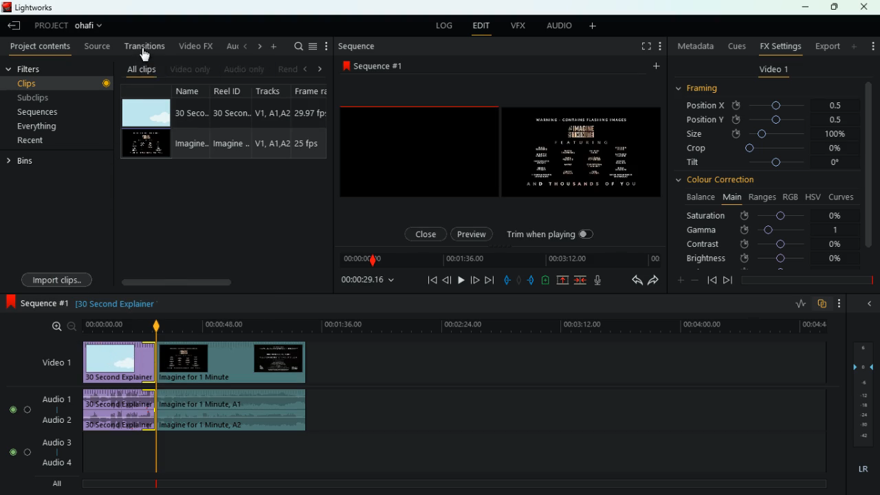  What do you see at coordinates (765, 259) in the screenshot?
I see `brightness` at bounding box center [765, 259].